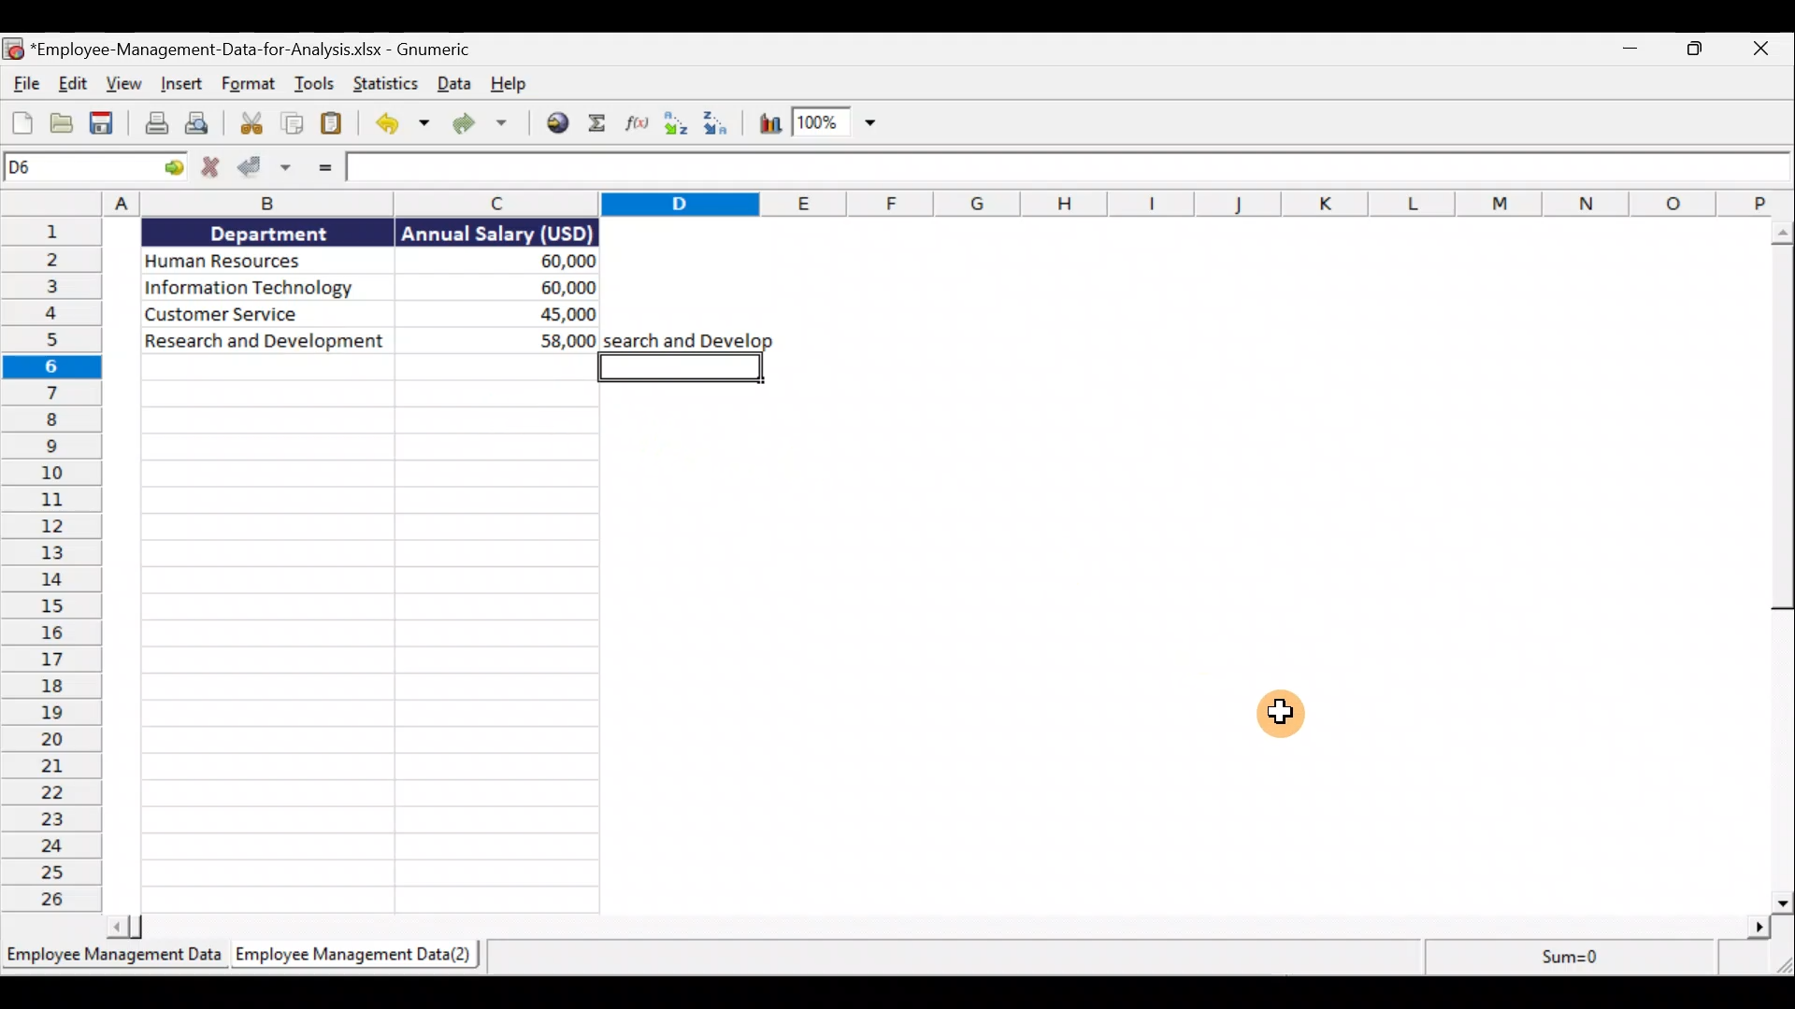 This screenshot has height=1009, width=1795. Describe the element at coordinates (1562, 958) in the screenshot. I see `sum=0` at that location.